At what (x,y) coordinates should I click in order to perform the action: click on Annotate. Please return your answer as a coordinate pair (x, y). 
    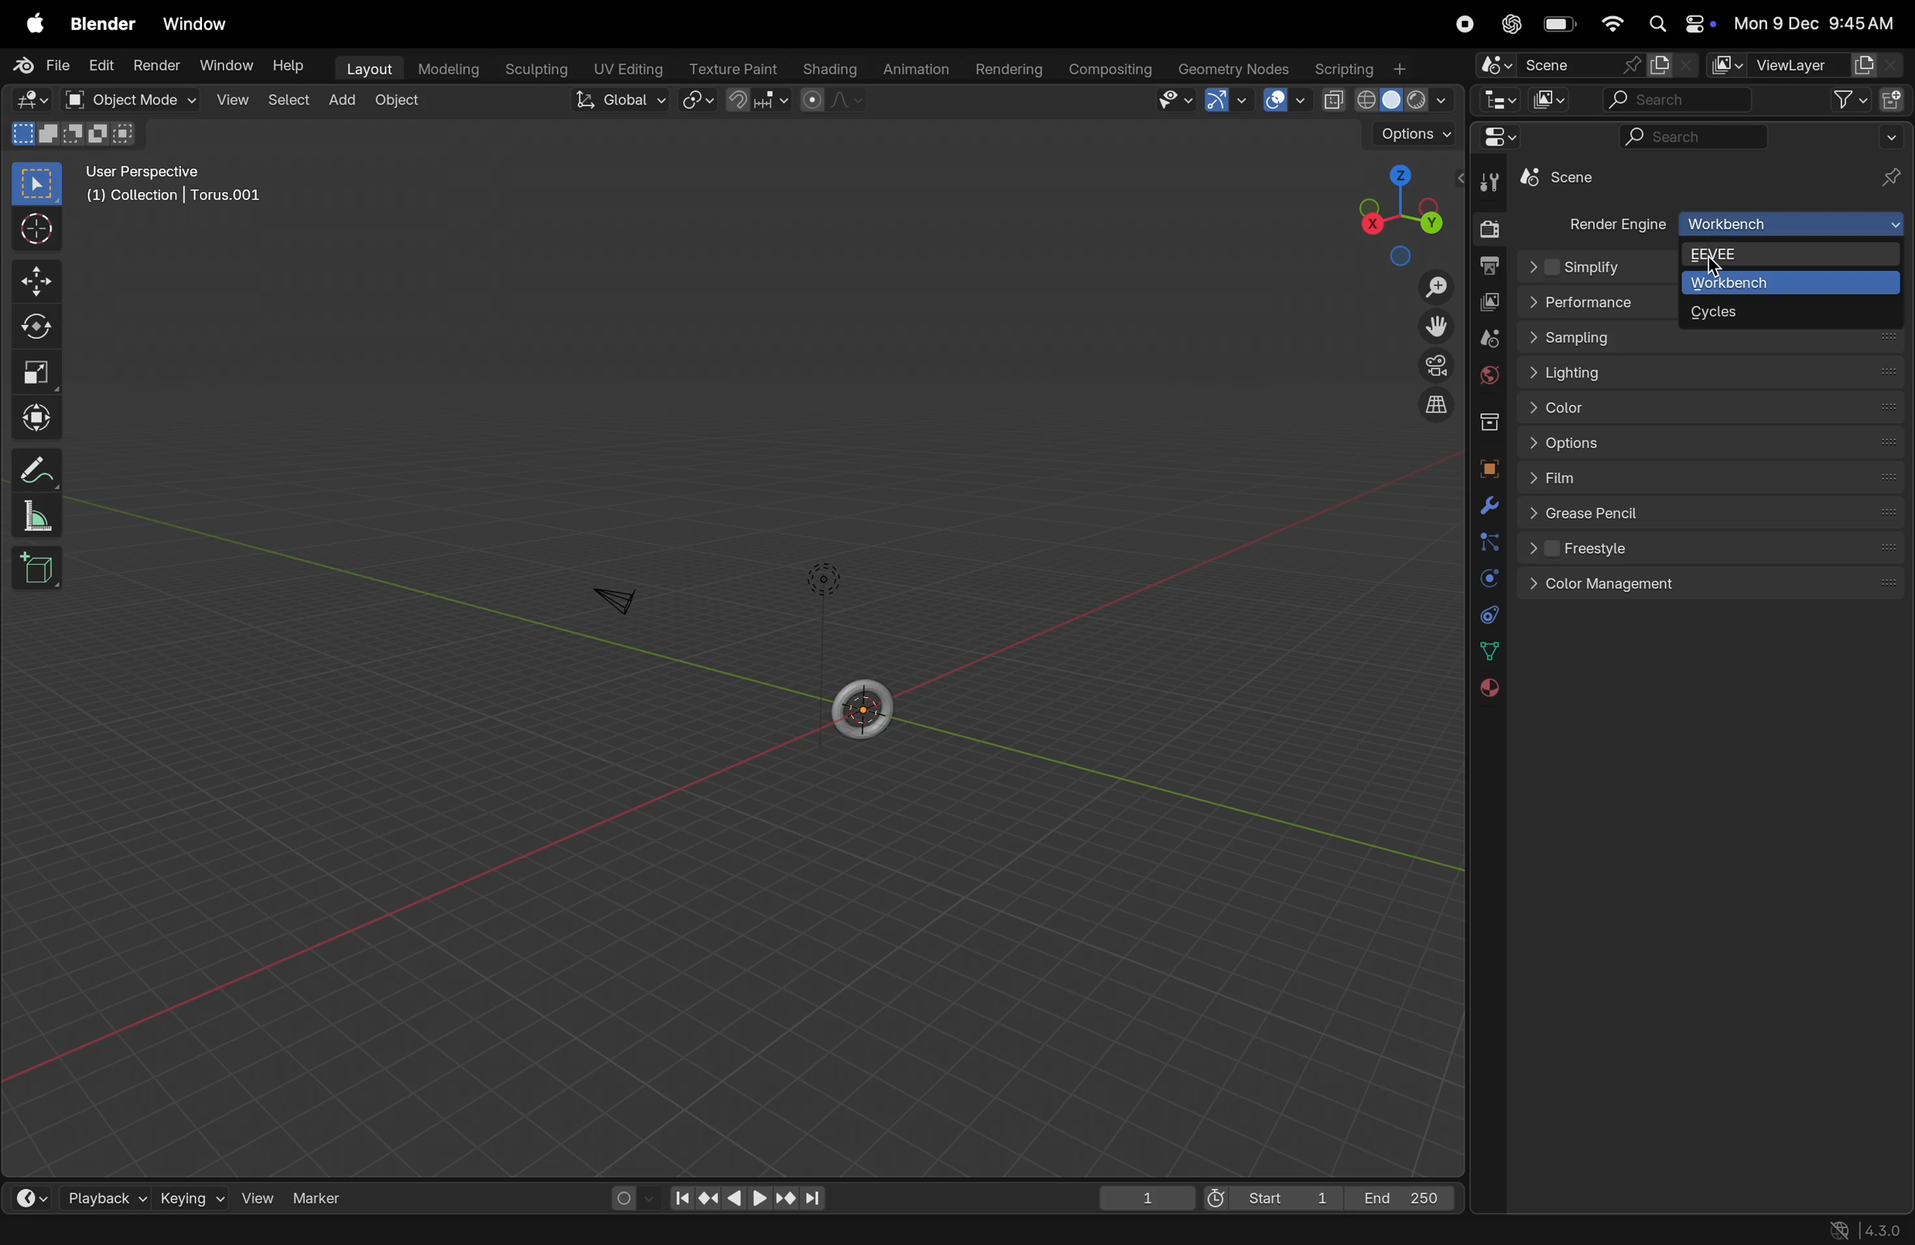
    Looking at the image, I should click on (39, 469).